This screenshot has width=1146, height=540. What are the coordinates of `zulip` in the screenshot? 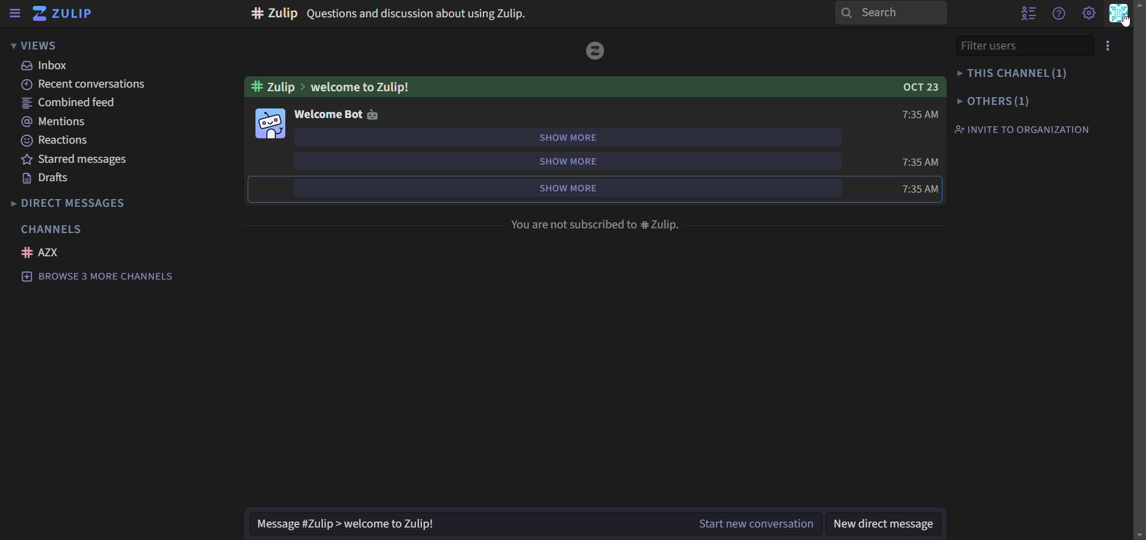 It's located at (63, 14).